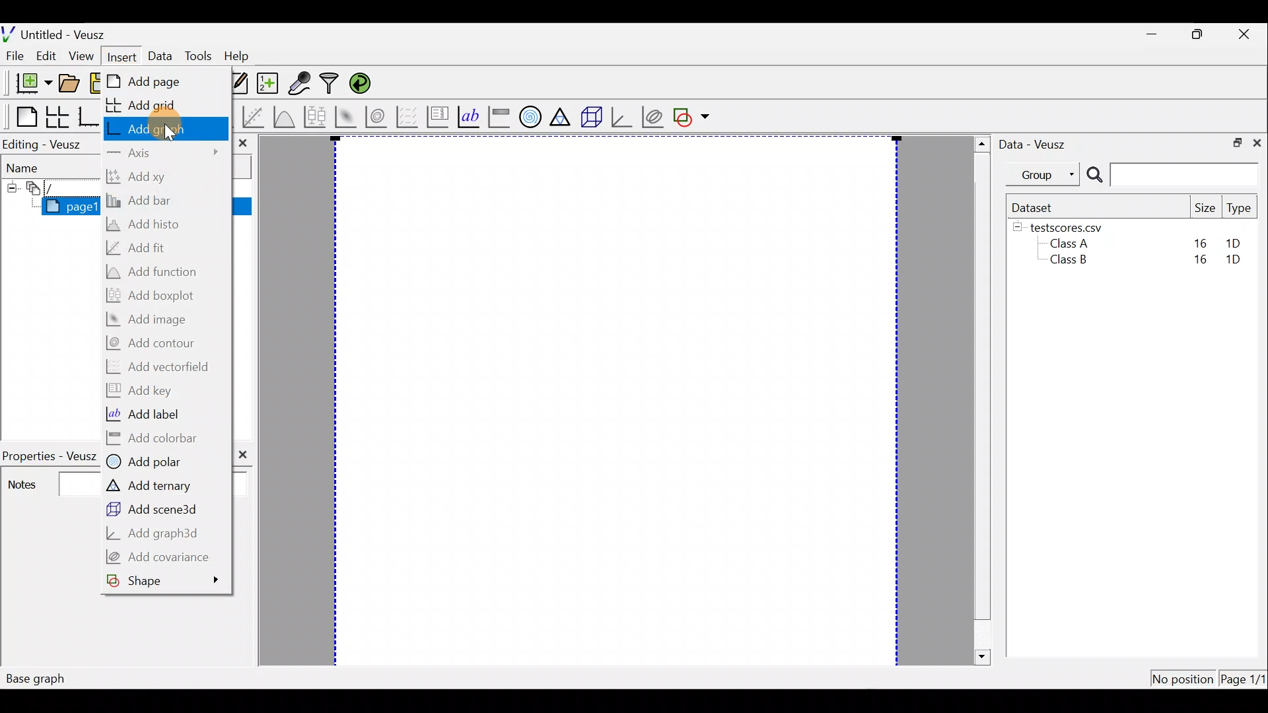  I want to click on Axis, so click(166, 154).